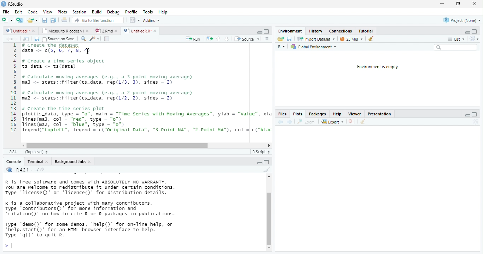 The image size is (483, 254). What do you see at coordinates (282, 114) in the screenshot?
I see `Files` at bounding box center [282, 114].